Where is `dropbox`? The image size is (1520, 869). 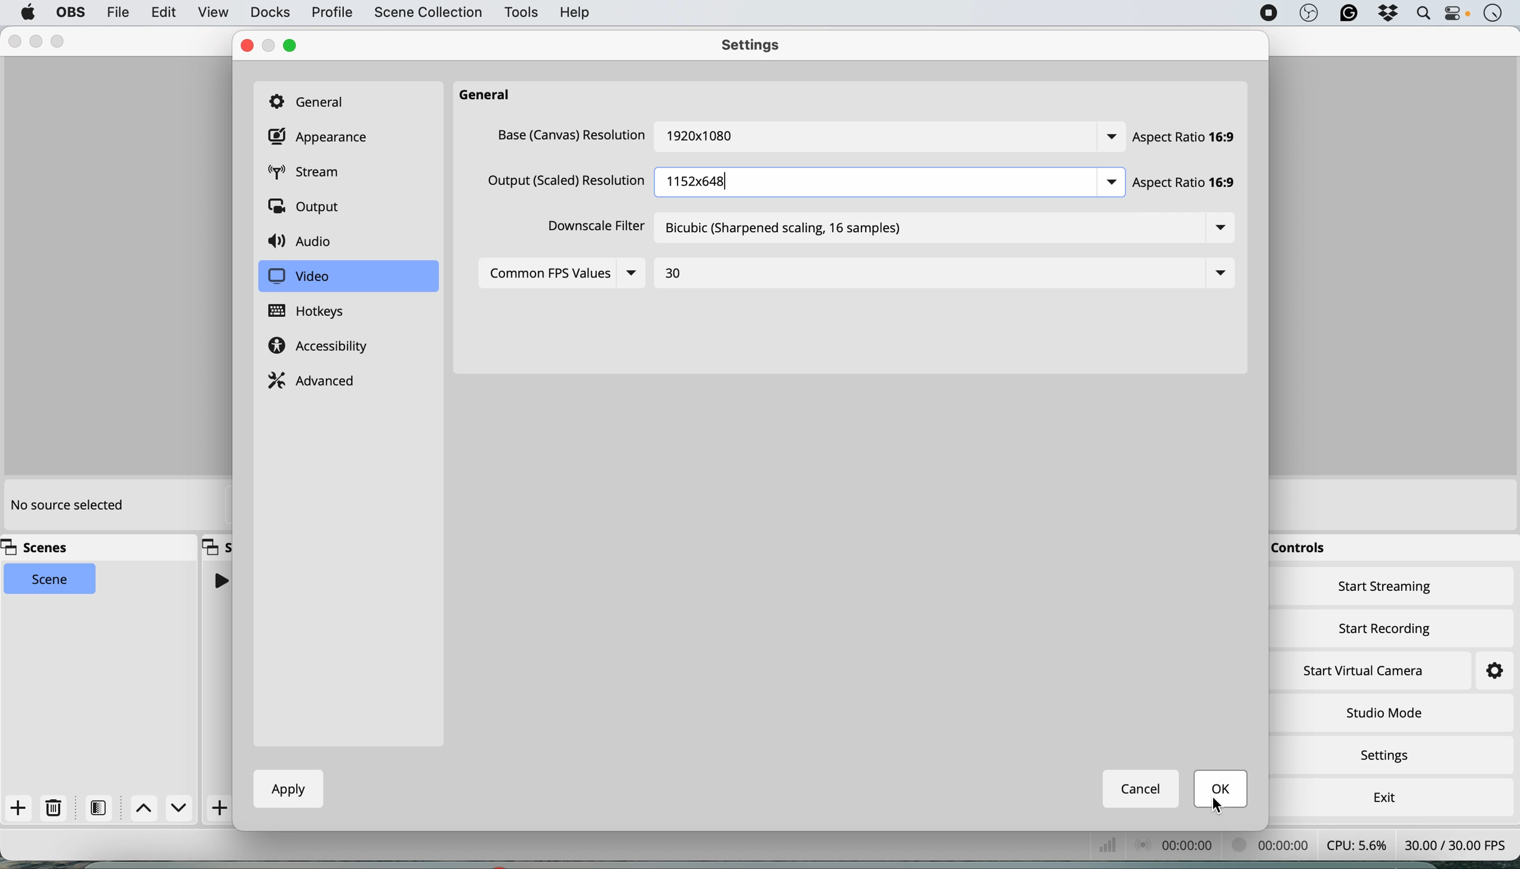
dropbox is located at coordinates (1387, 14).